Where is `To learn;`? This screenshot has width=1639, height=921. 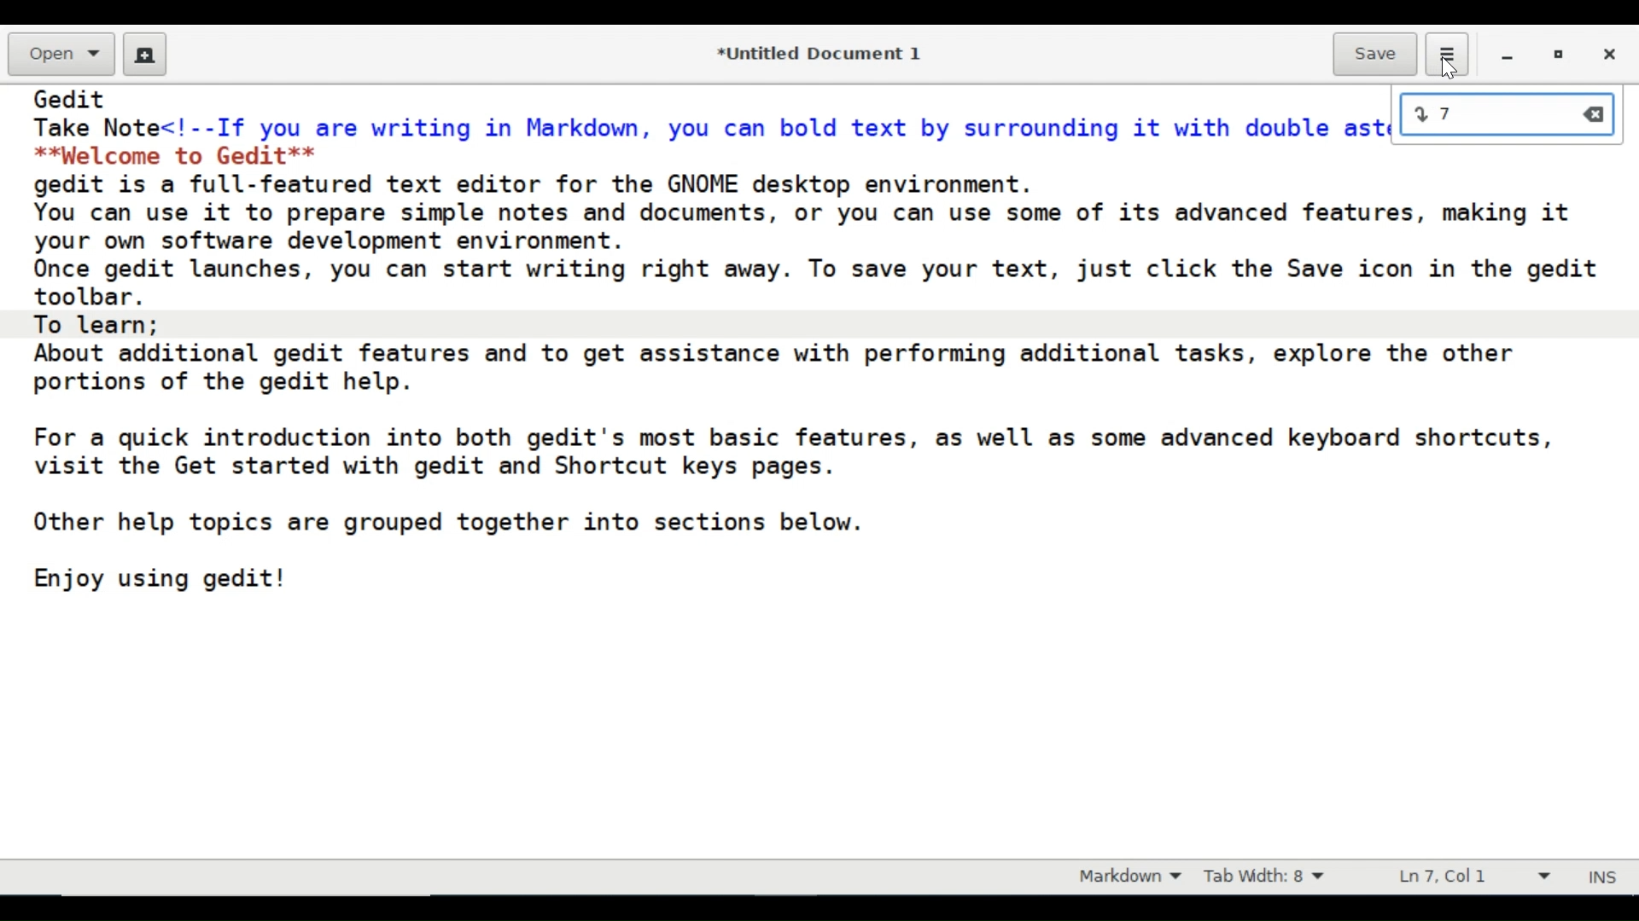
To learn; is located at coordinates (97, 324).